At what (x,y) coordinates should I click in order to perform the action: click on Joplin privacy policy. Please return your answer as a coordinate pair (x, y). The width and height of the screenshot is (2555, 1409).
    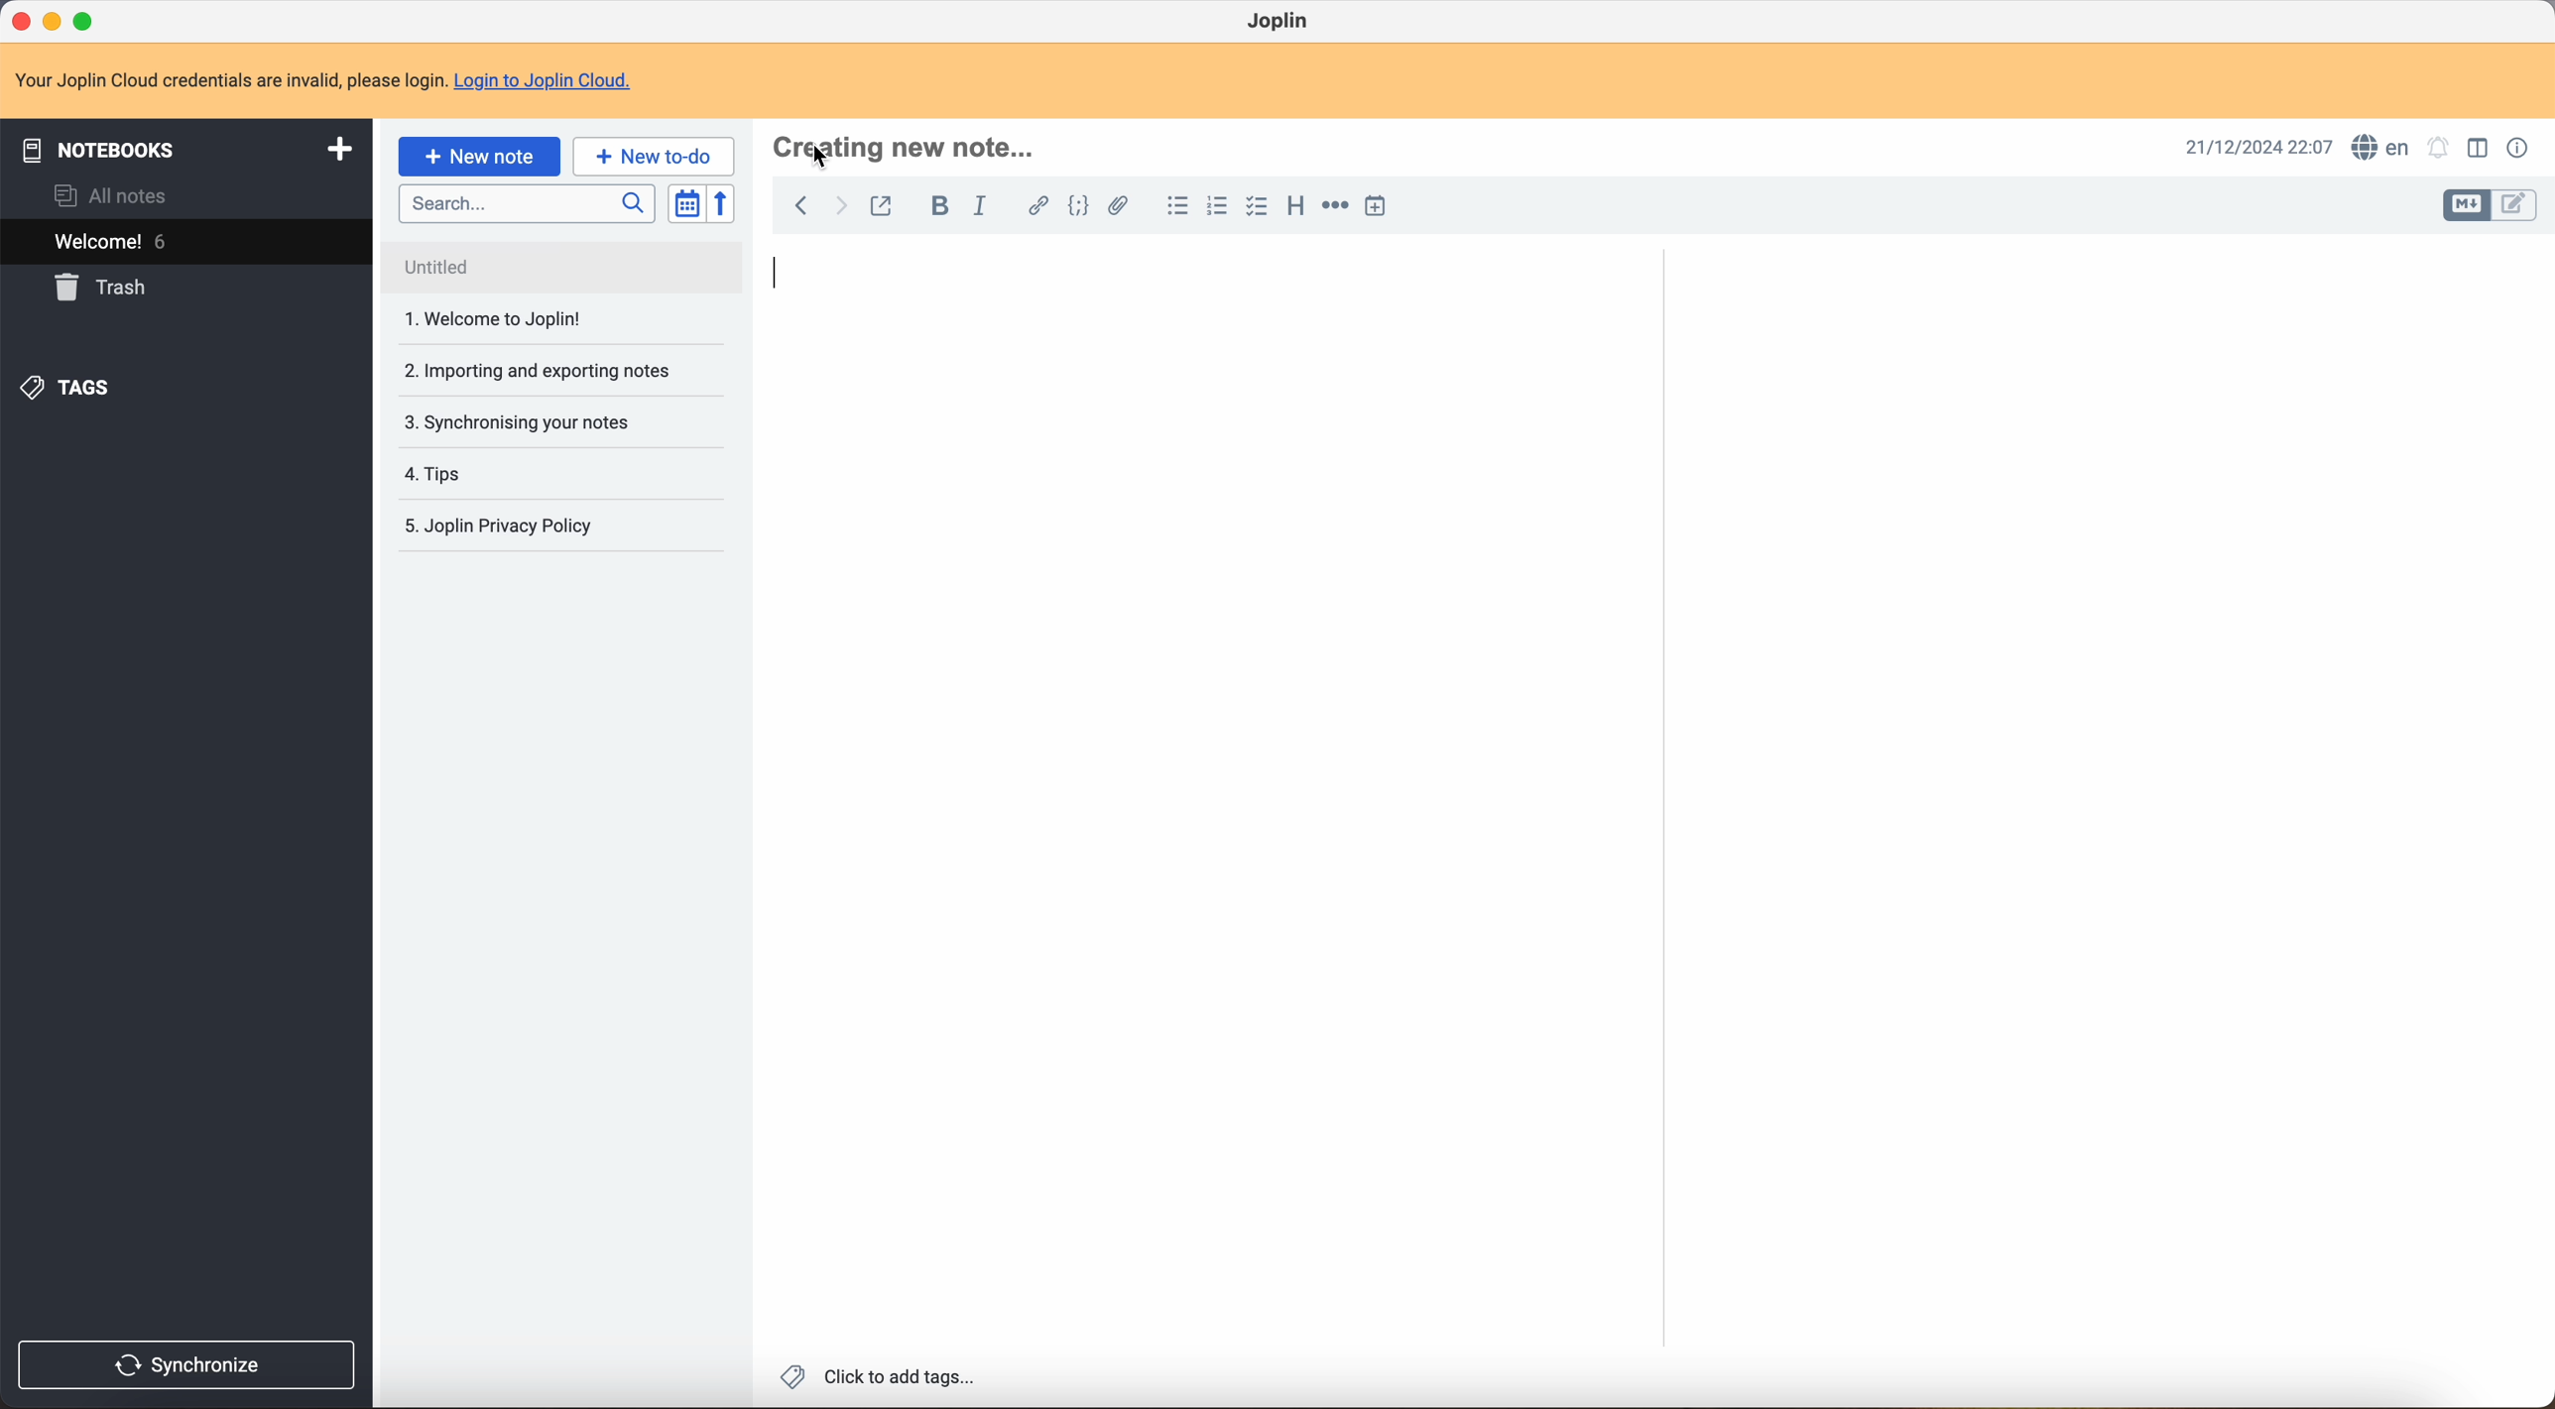
    Looking at the image, I should click on (505, 473).